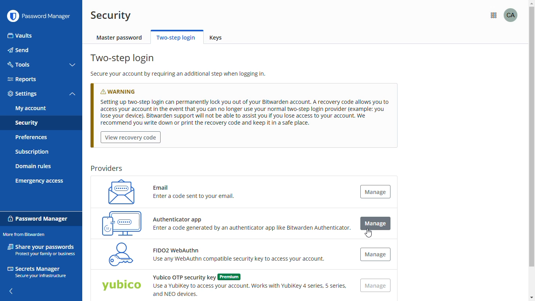  What do you see at coordinates (369, 233) in the screenshot?
I see `cursor` at bounding box center [369, 233].